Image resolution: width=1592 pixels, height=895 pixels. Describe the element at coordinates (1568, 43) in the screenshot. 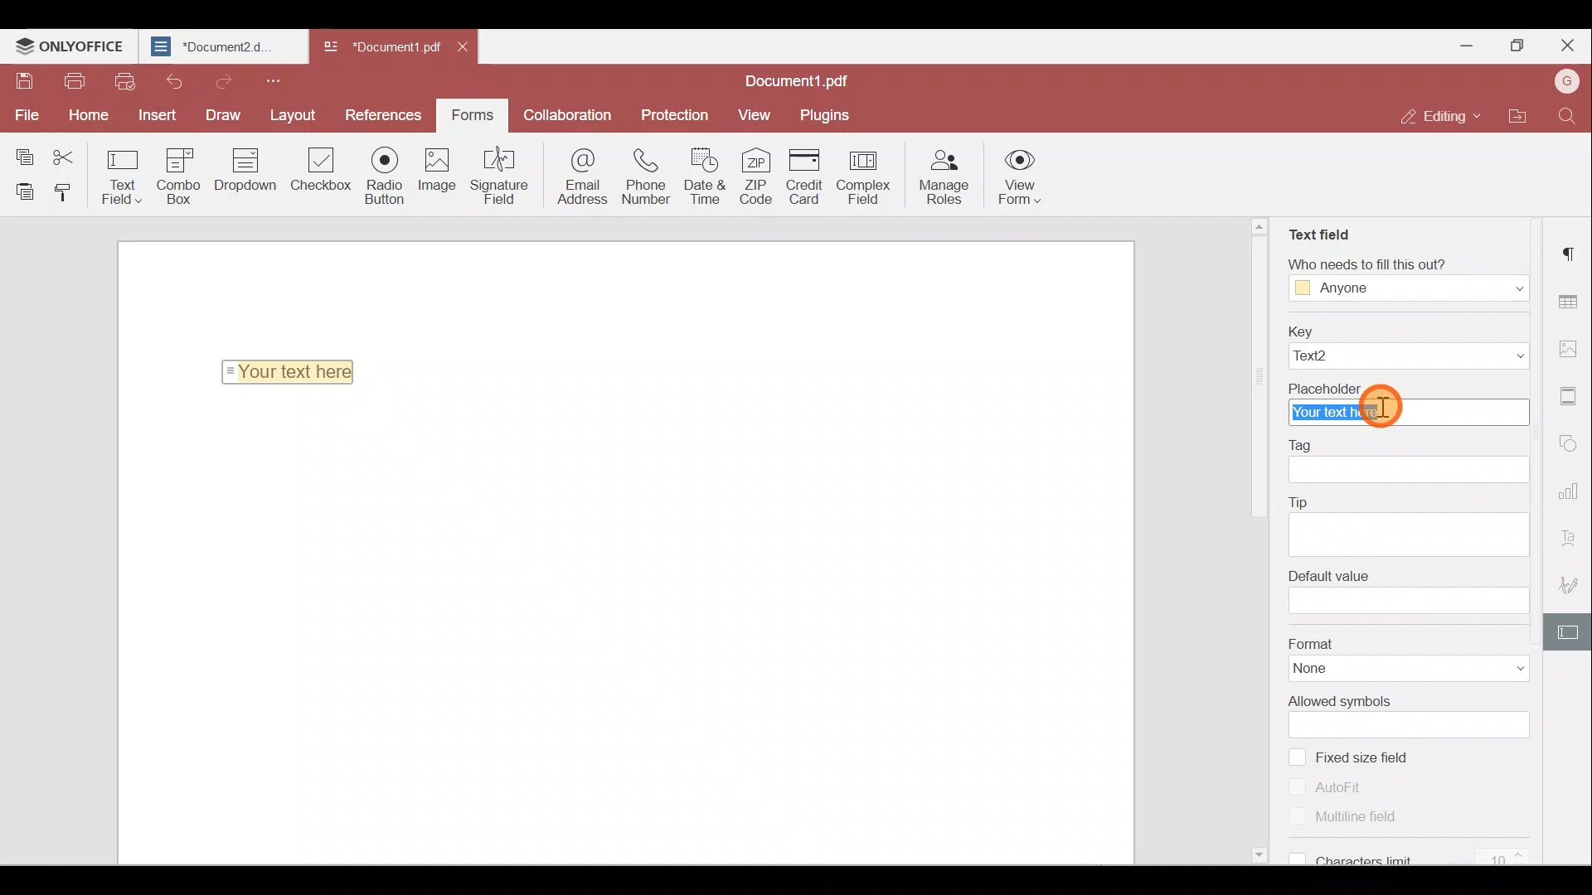

I see `Close` at that location.